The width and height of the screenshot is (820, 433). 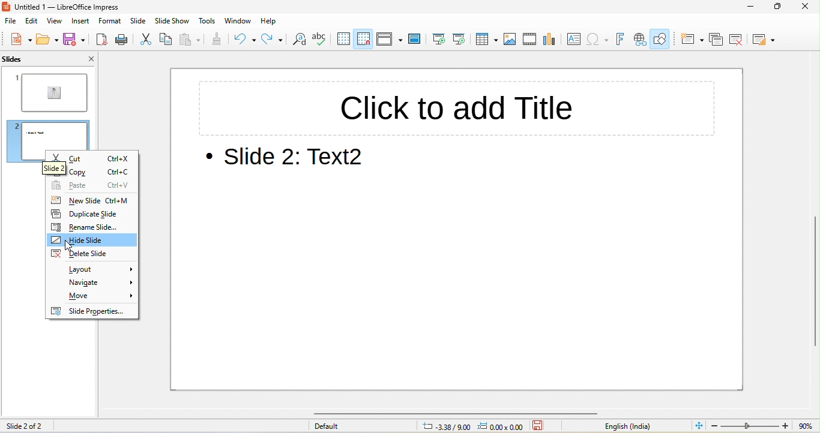 I want to click on copy, so click(x=73, y=173).